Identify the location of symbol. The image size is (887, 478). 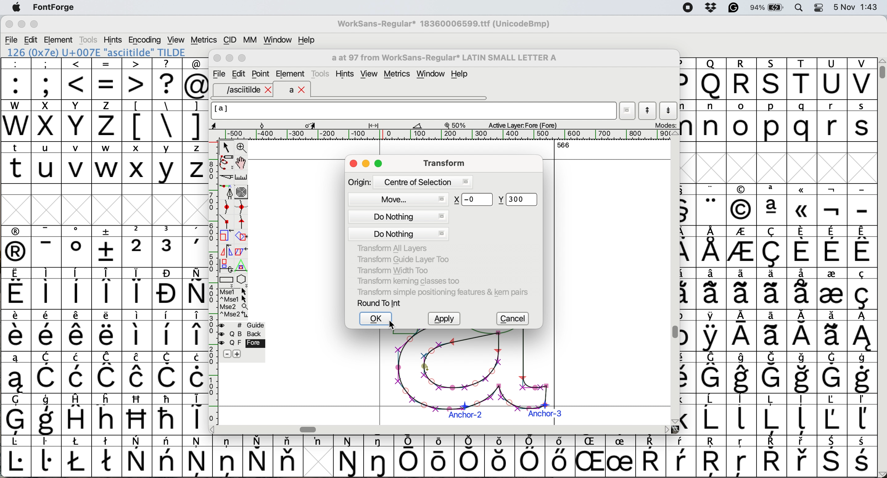
(803, 288).